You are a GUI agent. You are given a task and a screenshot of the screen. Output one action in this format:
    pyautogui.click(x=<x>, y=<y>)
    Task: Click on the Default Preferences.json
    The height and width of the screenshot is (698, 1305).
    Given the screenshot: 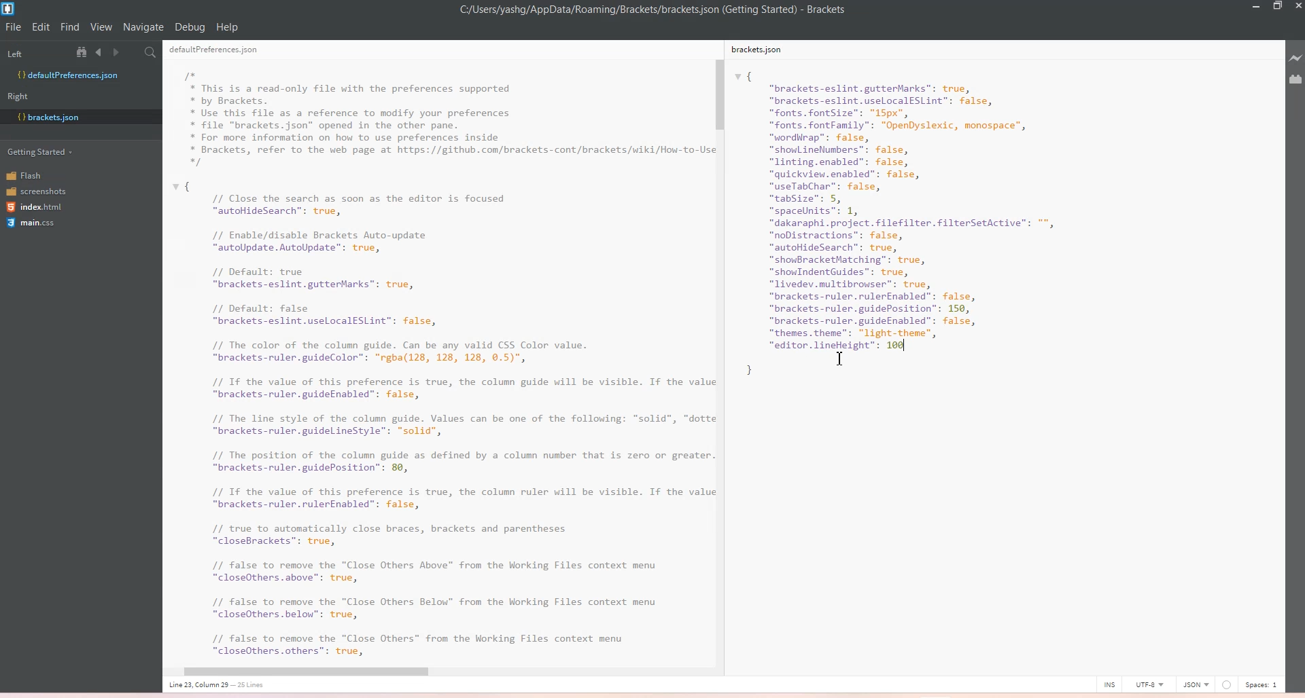 What is the action you would take?
    pyautogui.click(x=67, y=75)
    